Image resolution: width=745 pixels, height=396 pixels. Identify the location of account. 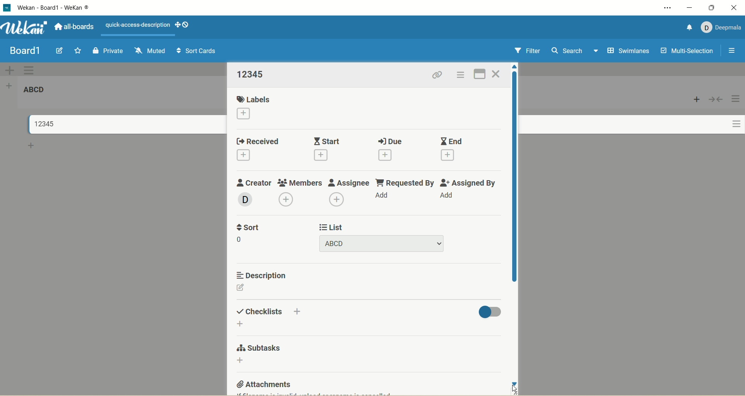
(721, 26).